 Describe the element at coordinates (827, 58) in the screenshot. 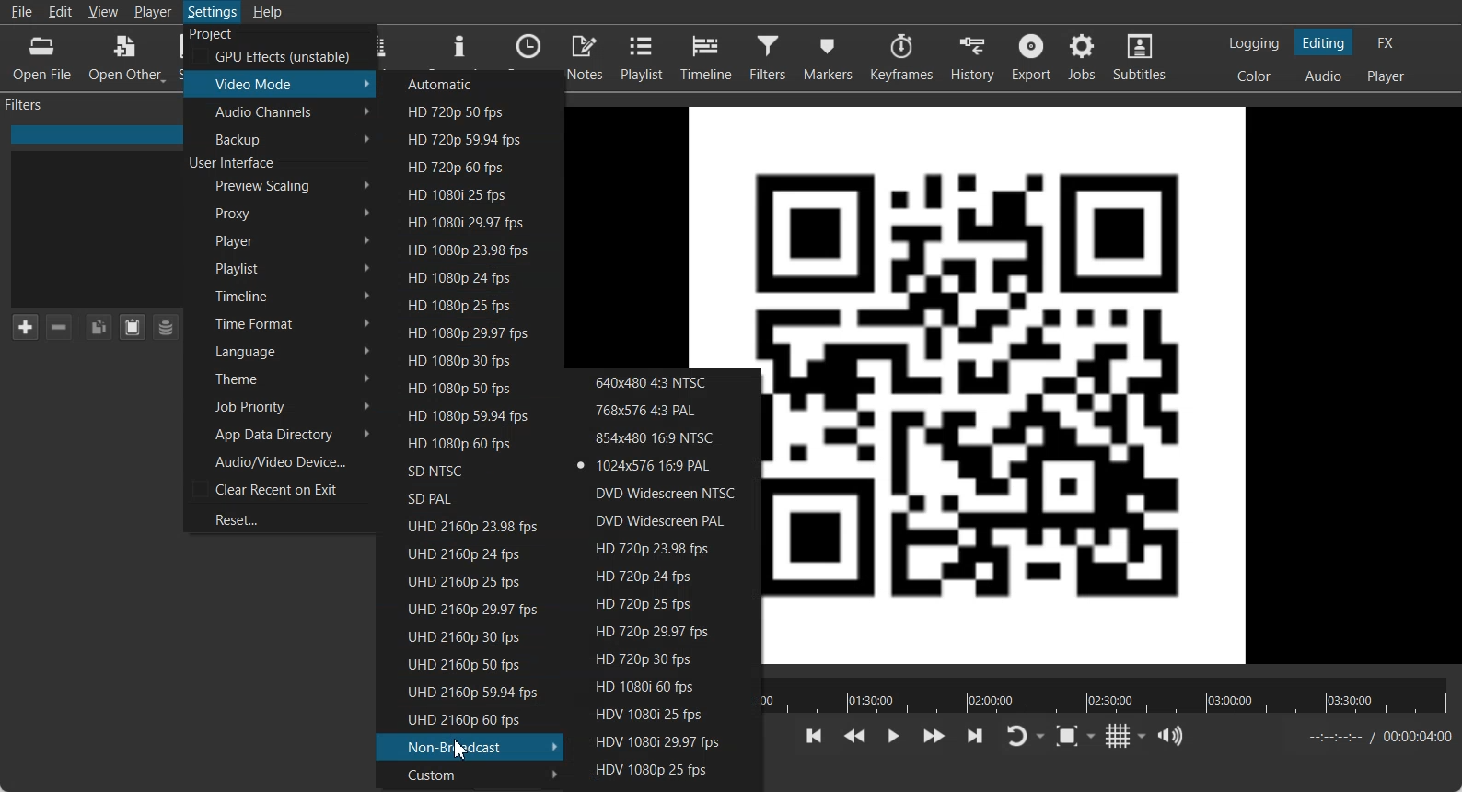

I see `Markers` at that location.